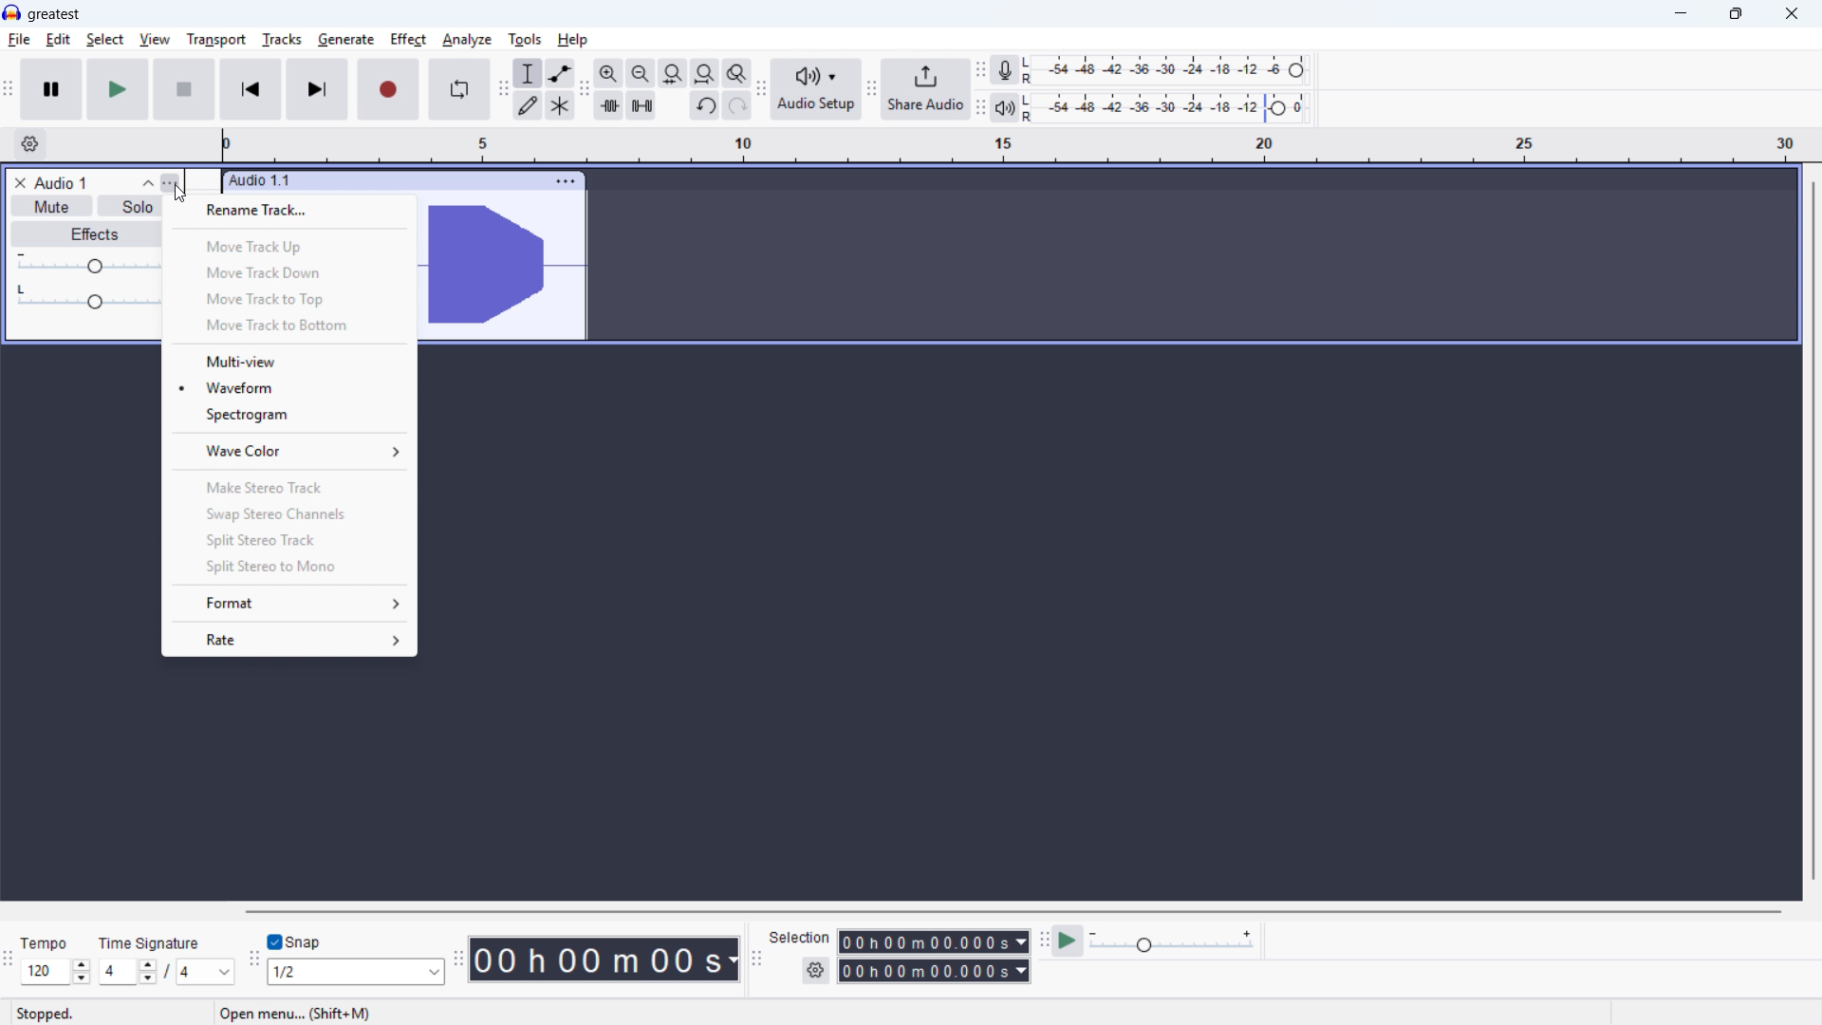 The width and height of the screenshot is (1822, 1025). I want to click on share audio, so click(925, 89).